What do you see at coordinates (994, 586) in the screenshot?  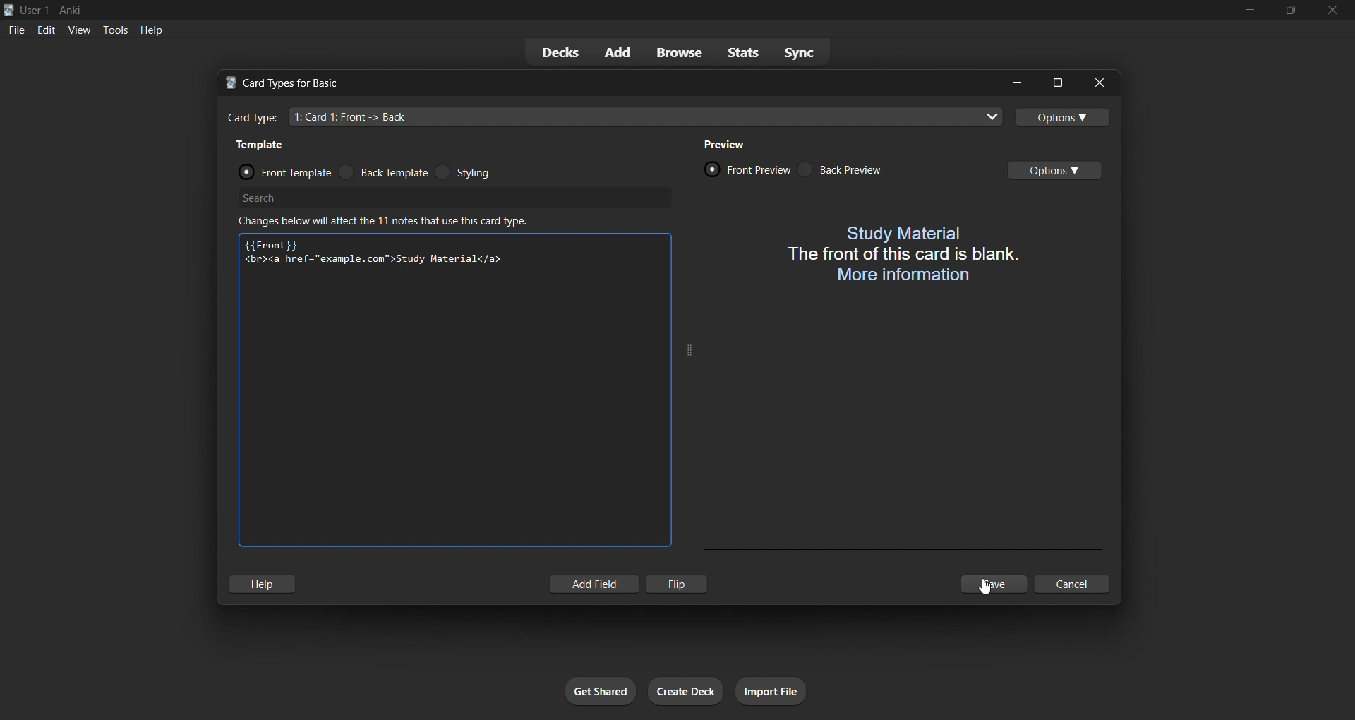 I see `save` at bounding box center [994, 586].